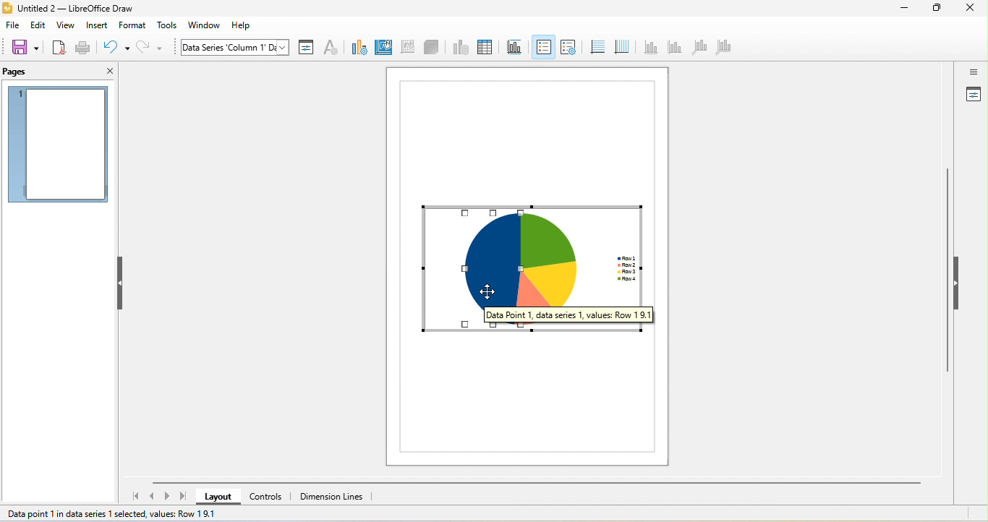 The width and height of the screenshot is (988, 522). Describe the element at coordinates (12, 26) in the screenshot. I see `file` at that location.